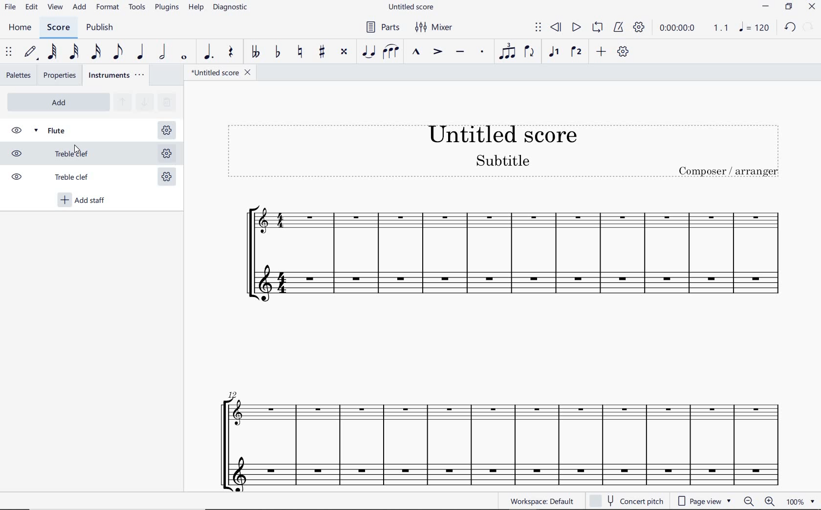 Image resolution: width=821 pixels, height=510 pixels. Describe the element at coordinates (799, 502) in the screenshot. I see `zoom factor` at that location.